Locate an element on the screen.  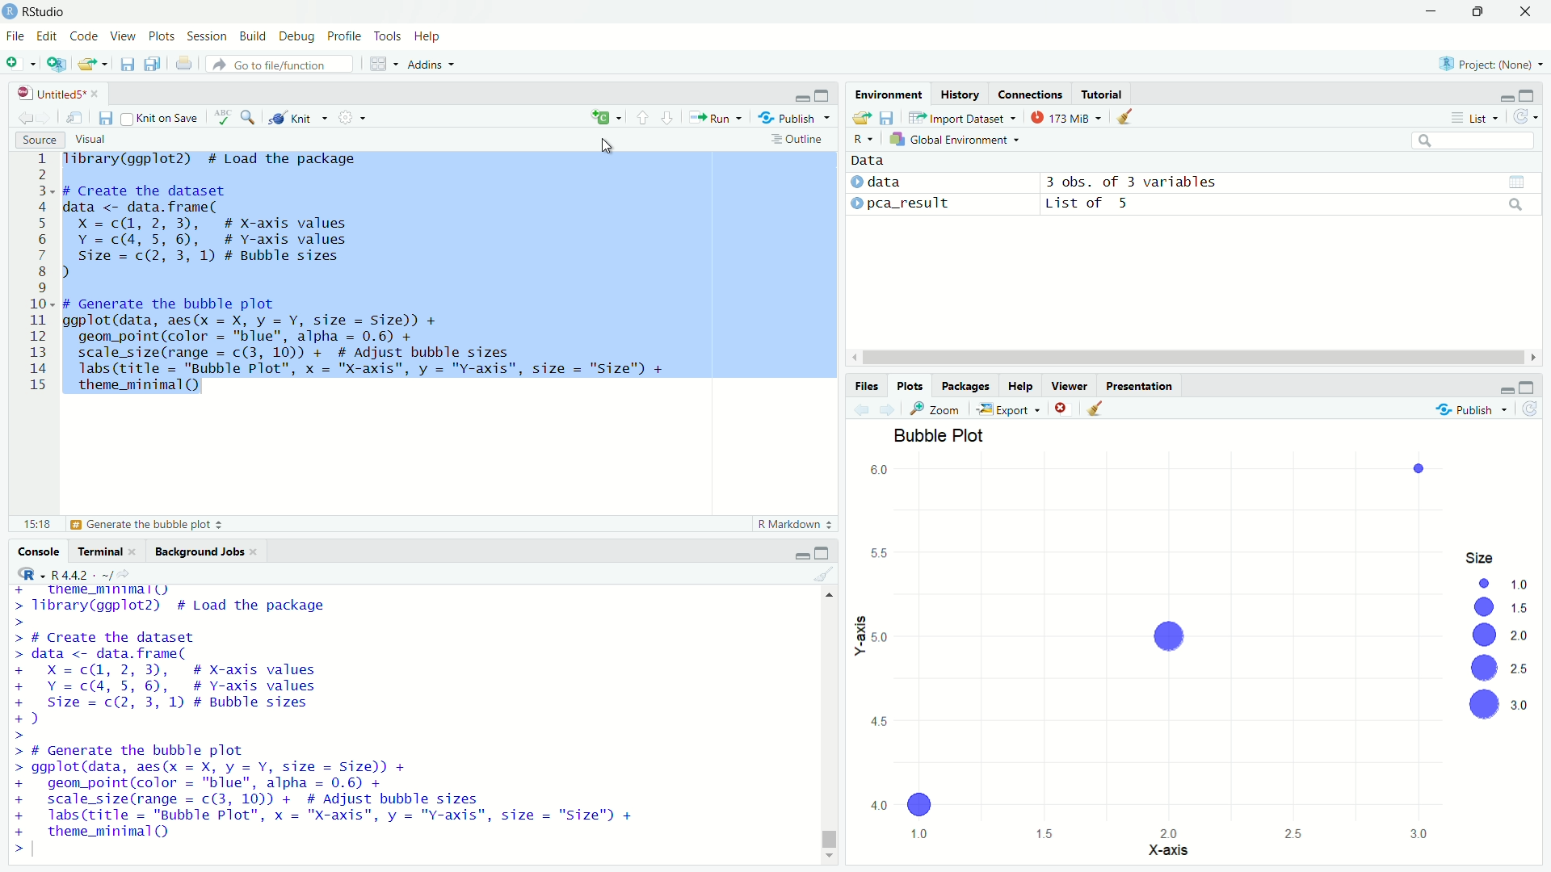
File is located at coordinates (16, 36).